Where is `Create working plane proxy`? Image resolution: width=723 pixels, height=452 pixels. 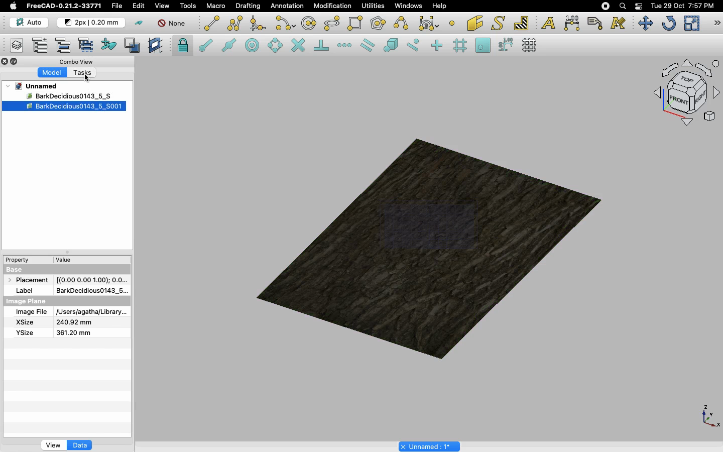
Create working plane proxy is located at coordinates (134, 46).